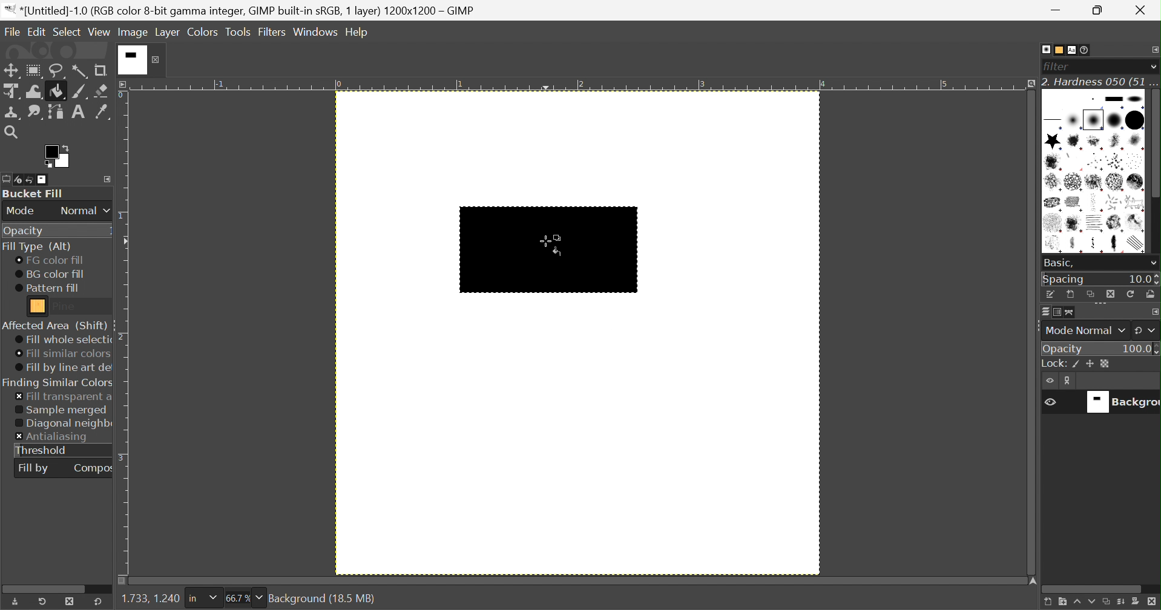 The width and height of the screenshot is (1161, 610). What do you see at coordinates (202, 599) in the screenshot?
I see `inches` at bounding box center [202, 599].